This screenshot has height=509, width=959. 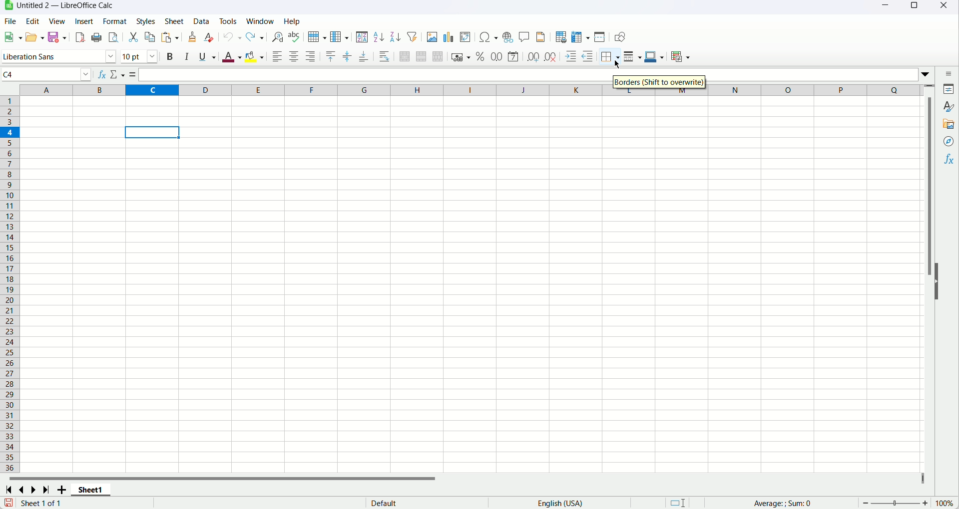 What do you see at coordinates (47, 490) in the screenshot?
I see `Last sheet` at bounding box center [47, 490].